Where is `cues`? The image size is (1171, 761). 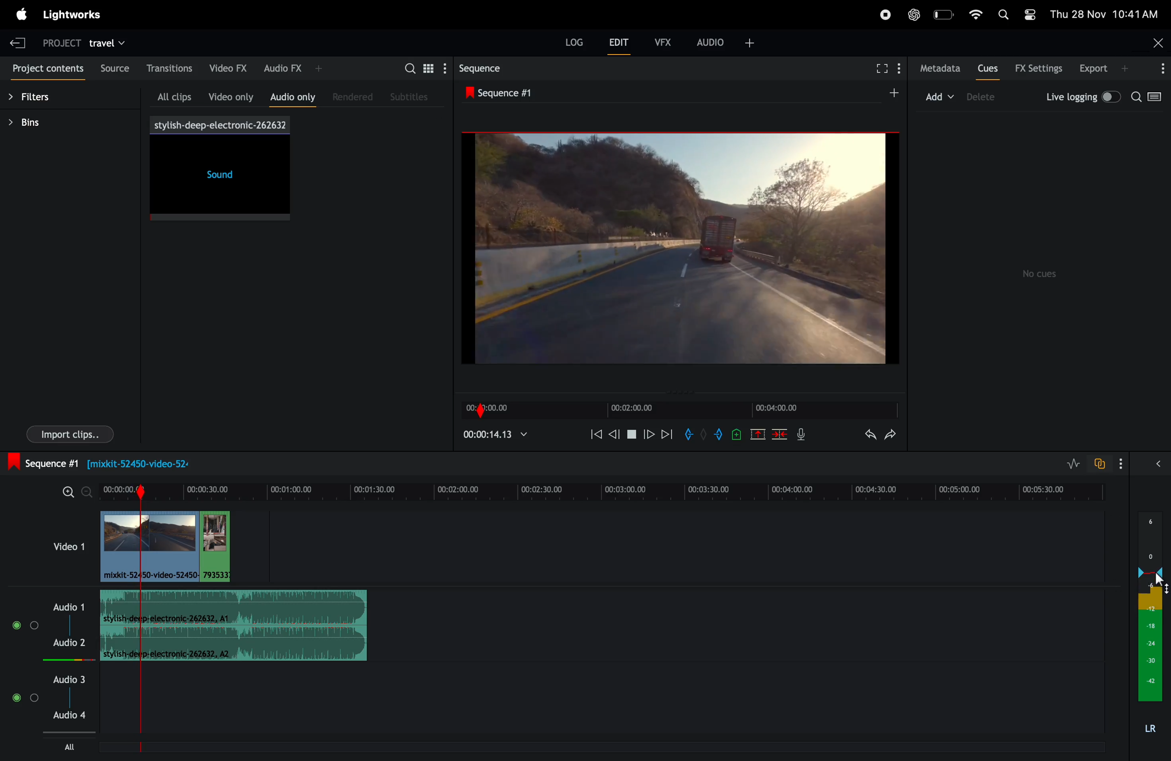
cues is located at coordinates (987, 68).